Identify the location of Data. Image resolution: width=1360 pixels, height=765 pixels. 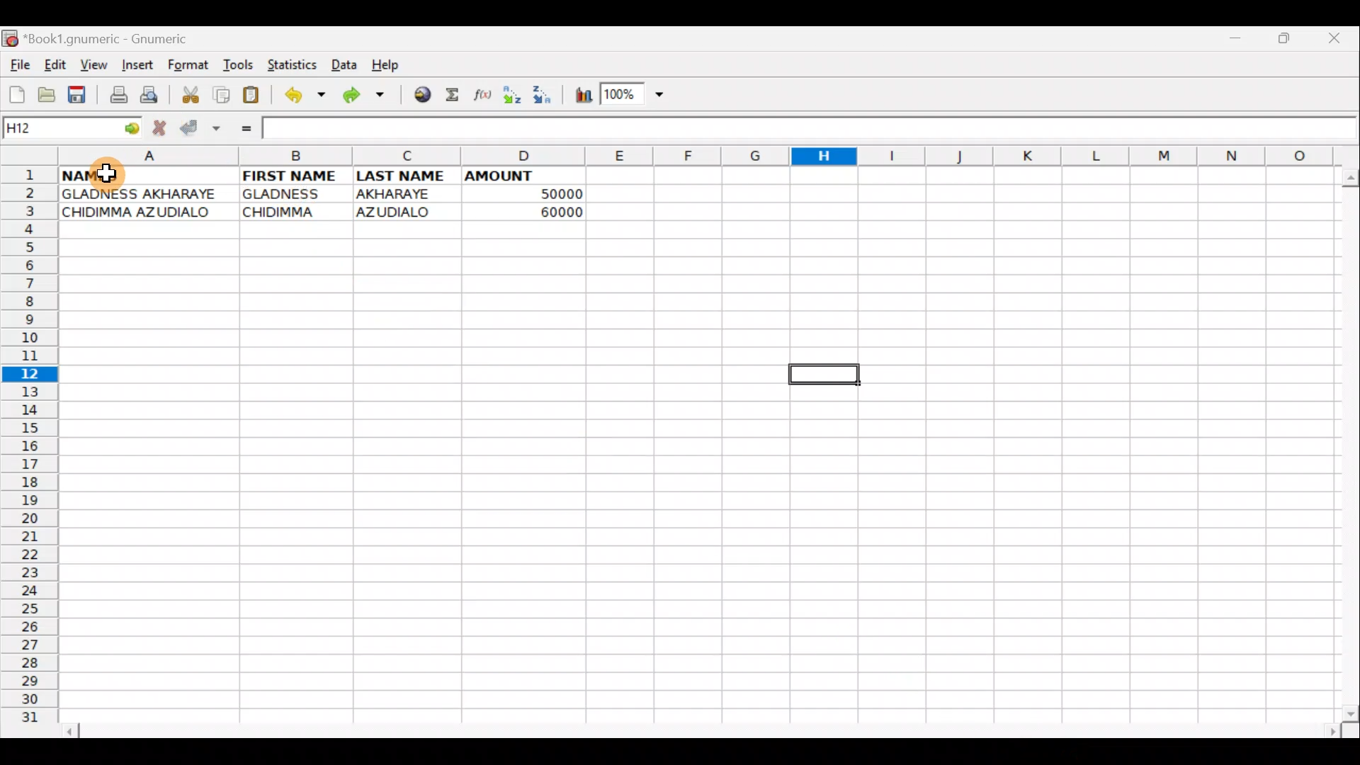
(341, 62).